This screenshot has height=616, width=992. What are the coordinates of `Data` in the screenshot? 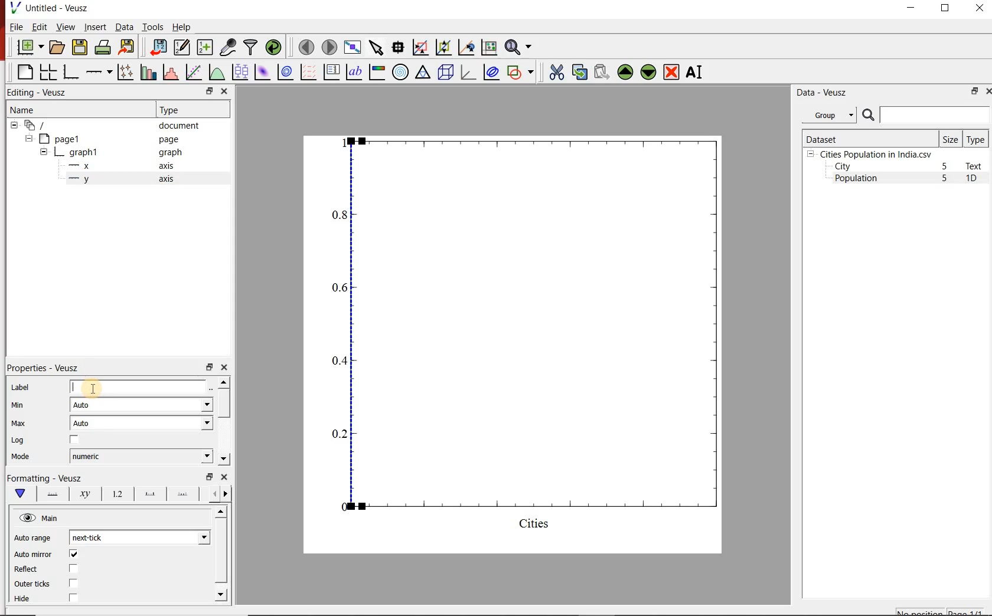 It's located at (124, 28).